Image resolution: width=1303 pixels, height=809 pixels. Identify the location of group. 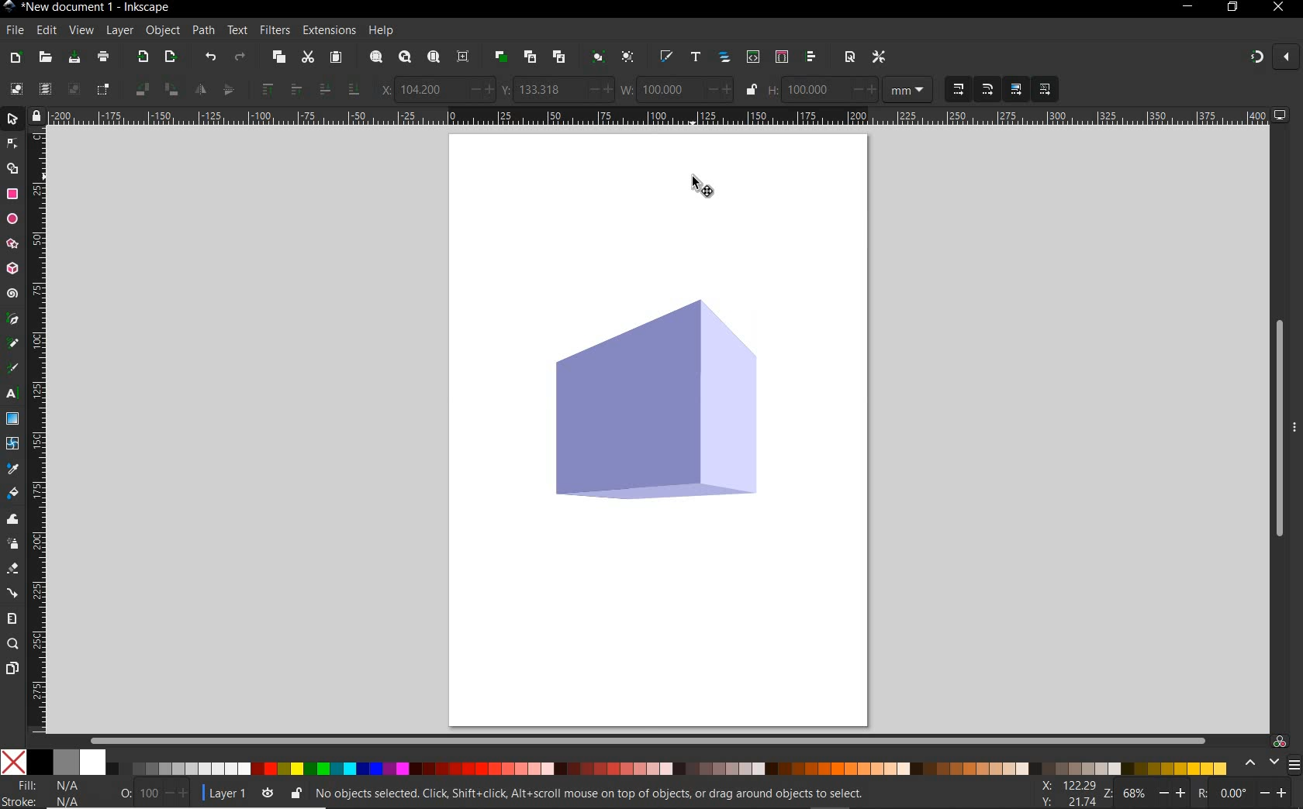
(596, 56).